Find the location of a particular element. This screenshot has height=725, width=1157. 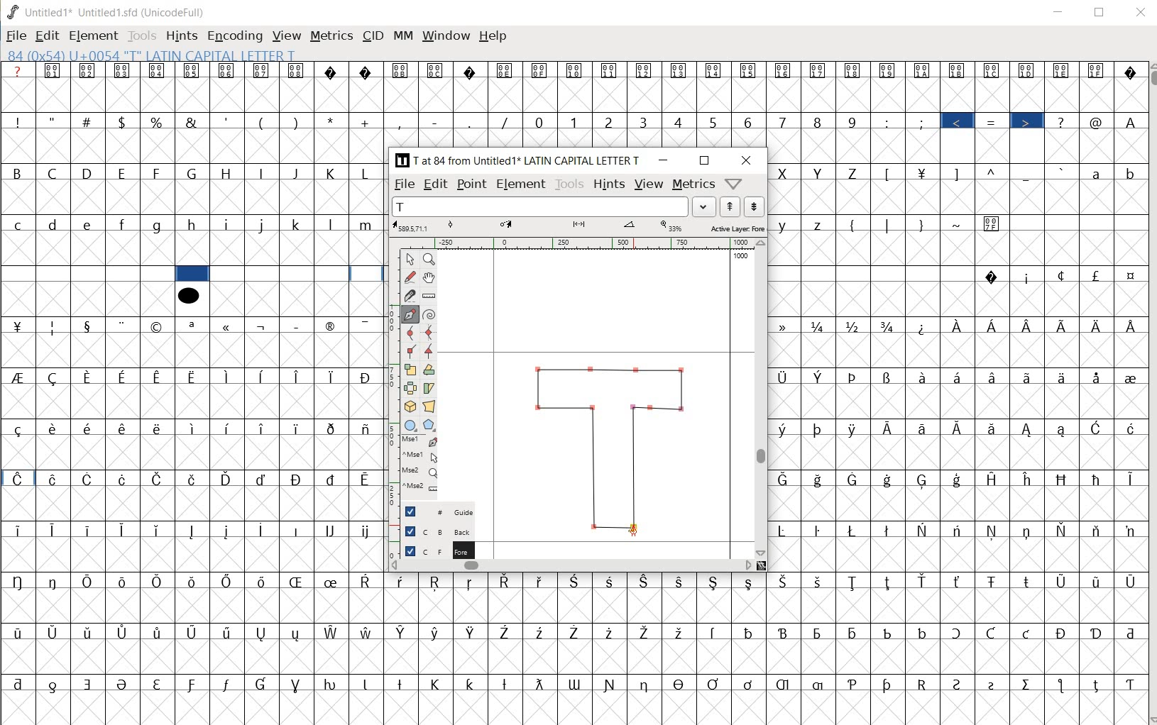

Symbol is located at coordinates (158, 427).